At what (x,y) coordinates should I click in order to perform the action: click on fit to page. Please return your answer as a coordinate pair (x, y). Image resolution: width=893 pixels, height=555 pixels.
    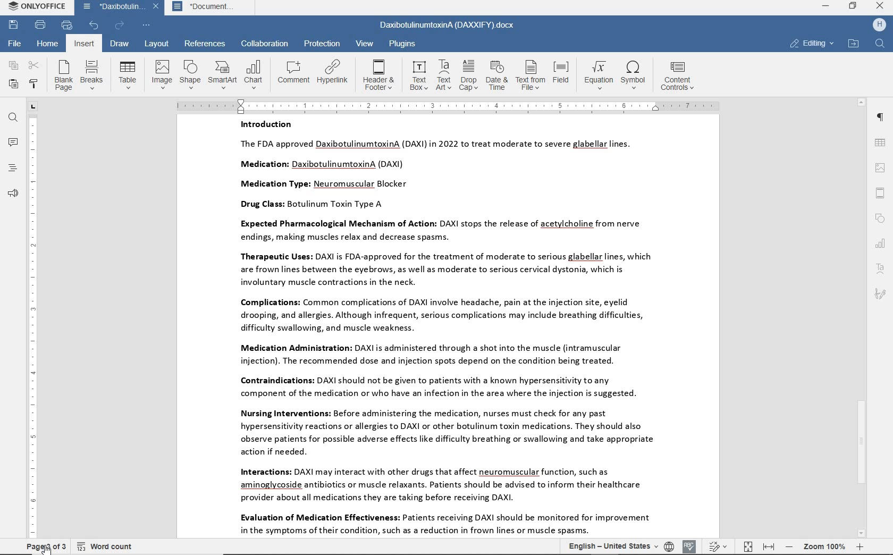
    Looking at the image, I should click on (747, 546).